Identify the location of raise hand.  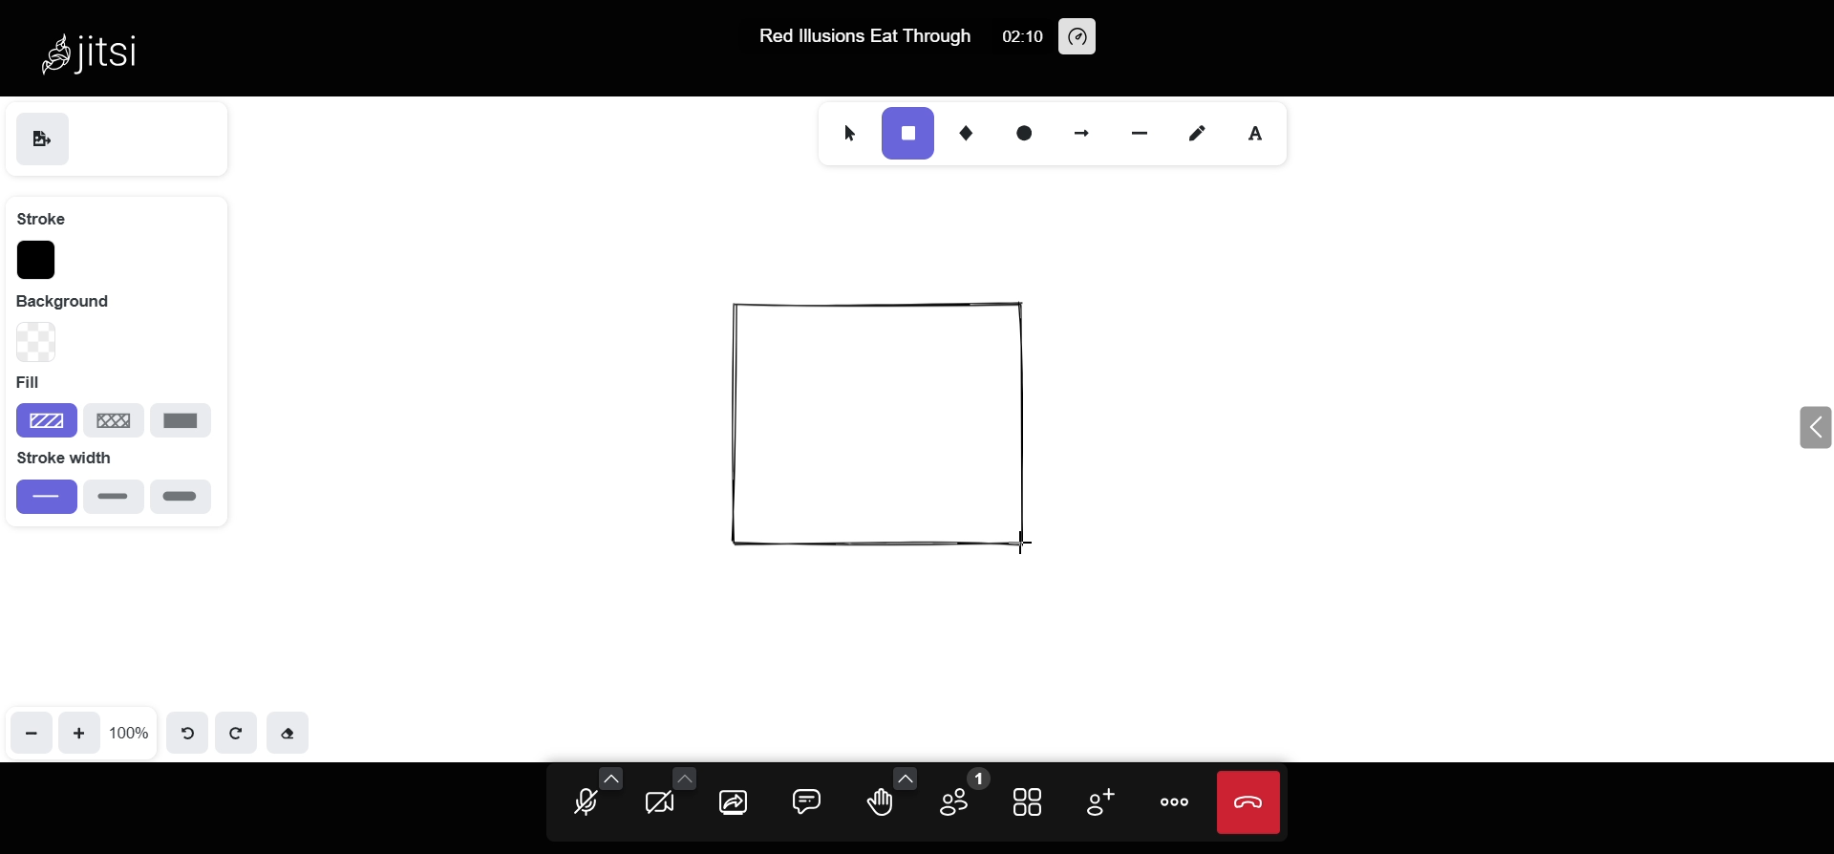
(879, 804).